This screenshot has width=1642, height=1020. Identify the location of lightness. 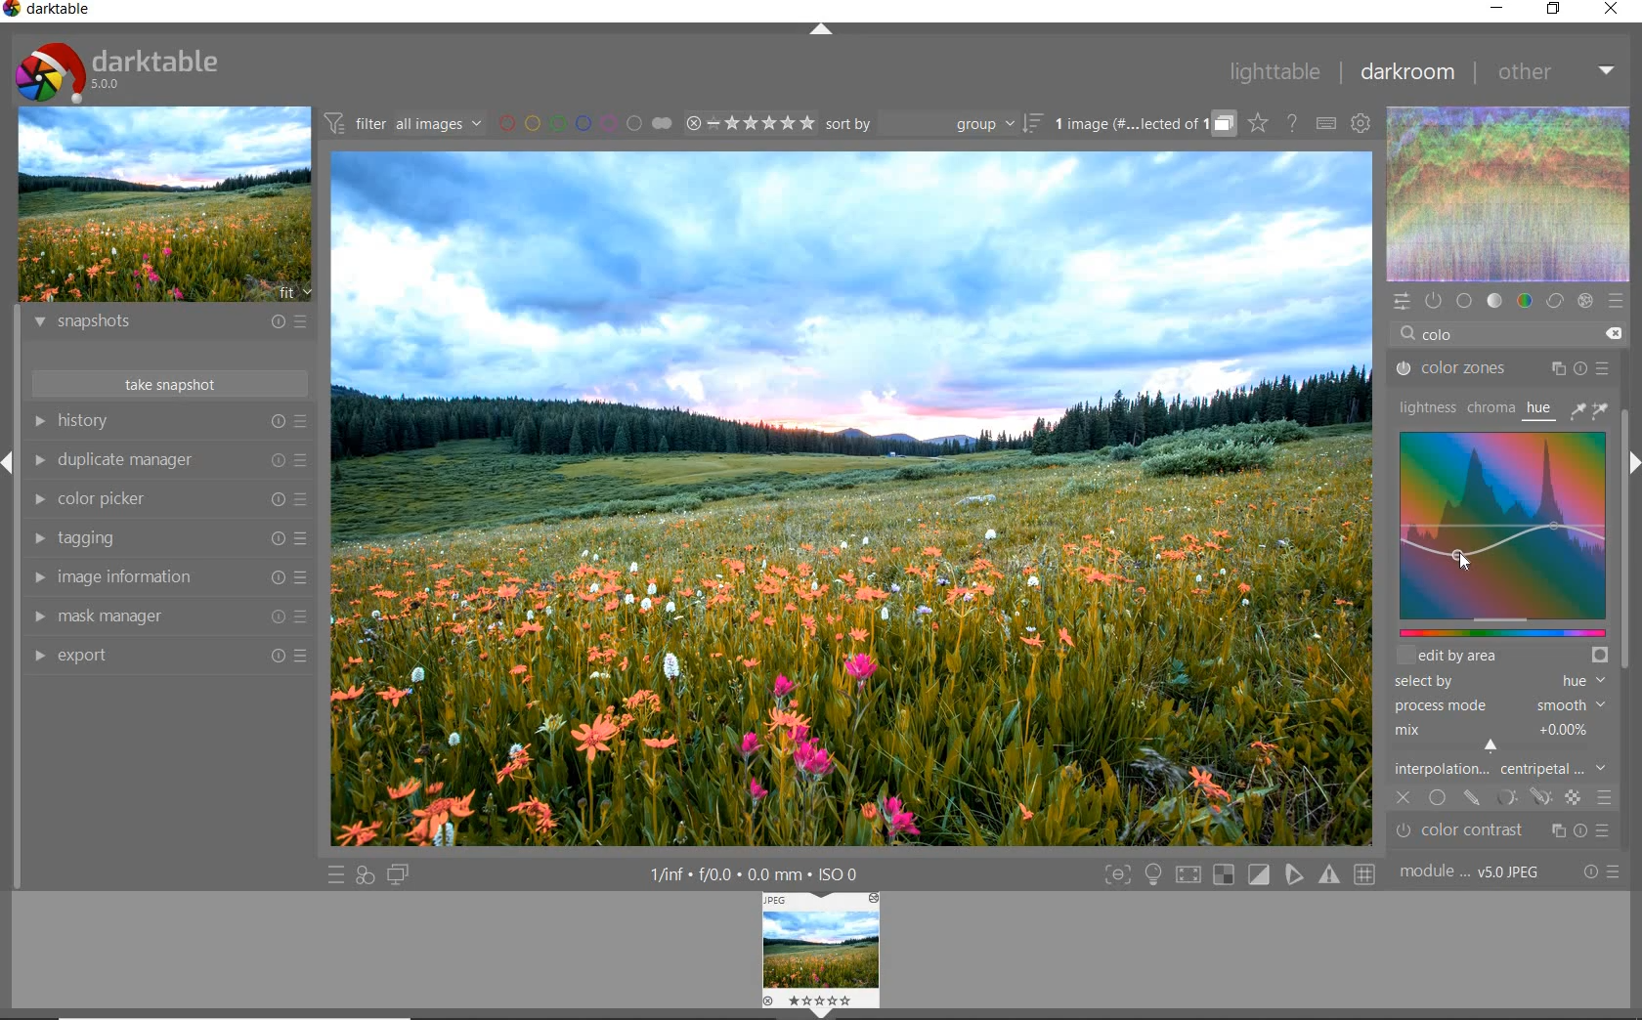
(1427, 406).